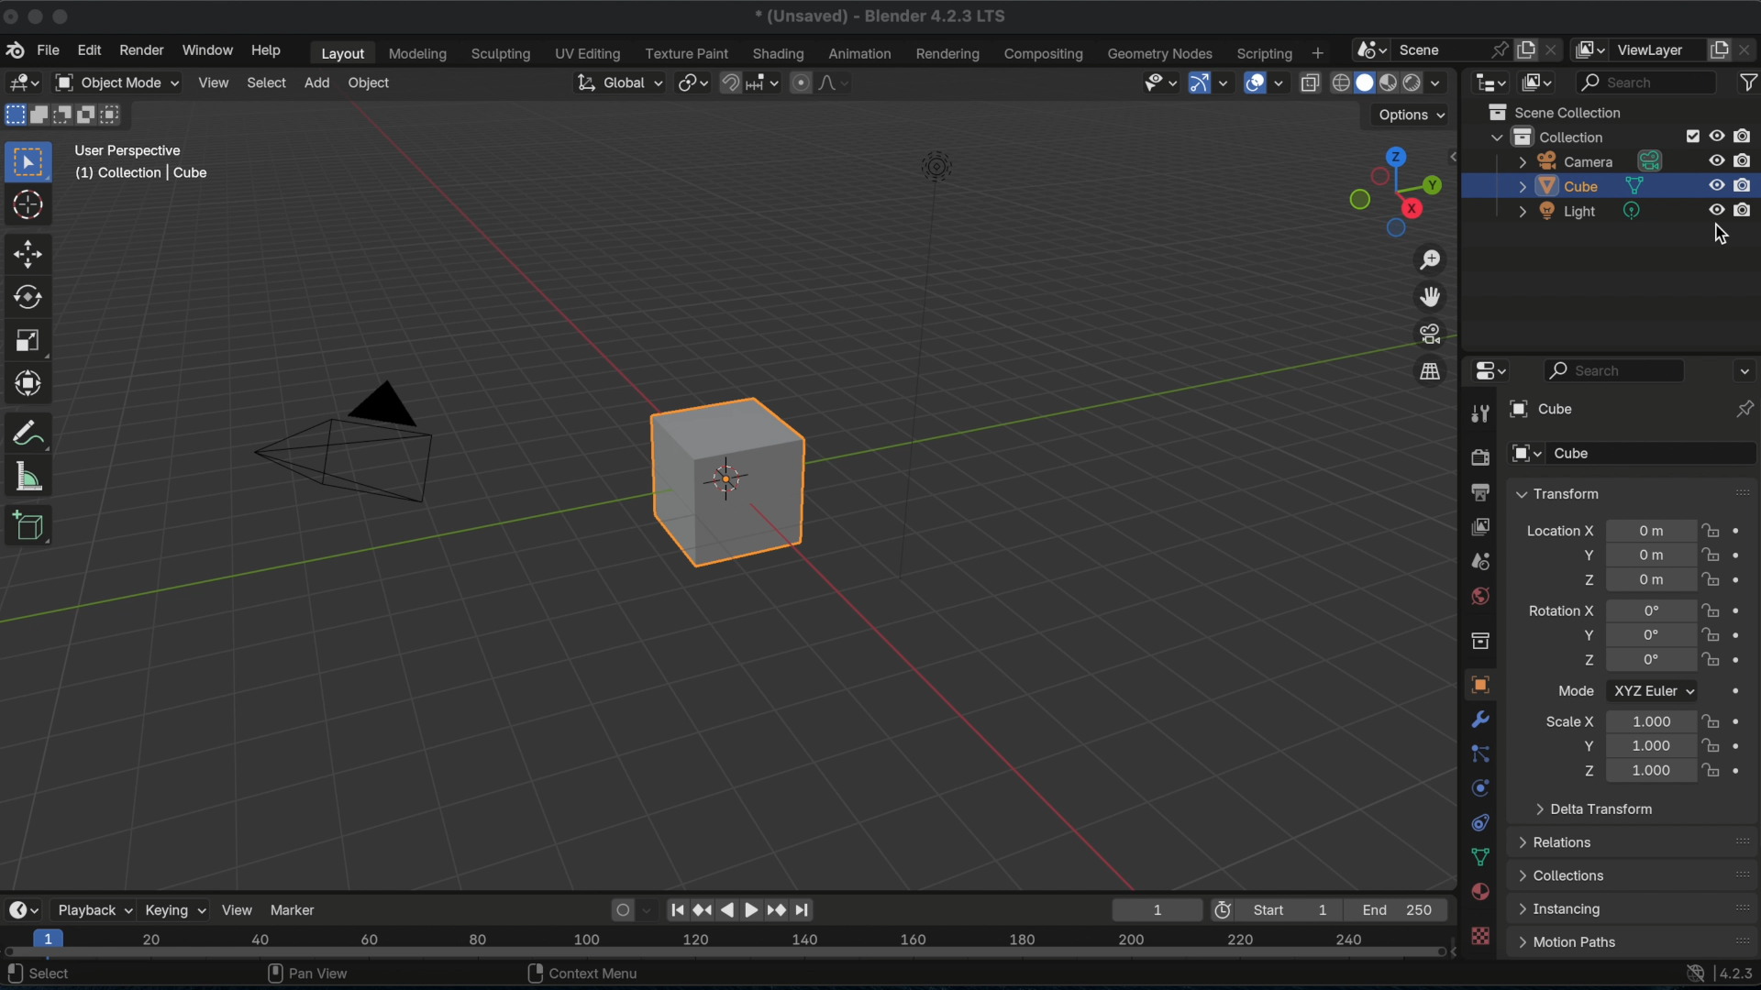 This screenshot has height=990, width=1761. I want to click on scene name, so click(1422, 48).